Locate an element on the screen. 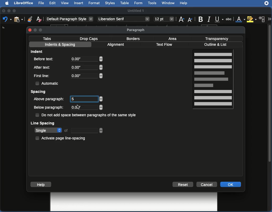 Image resolution: width=272 pixels, height=212 pixels. Spacing is located at coordinates (39, 92).